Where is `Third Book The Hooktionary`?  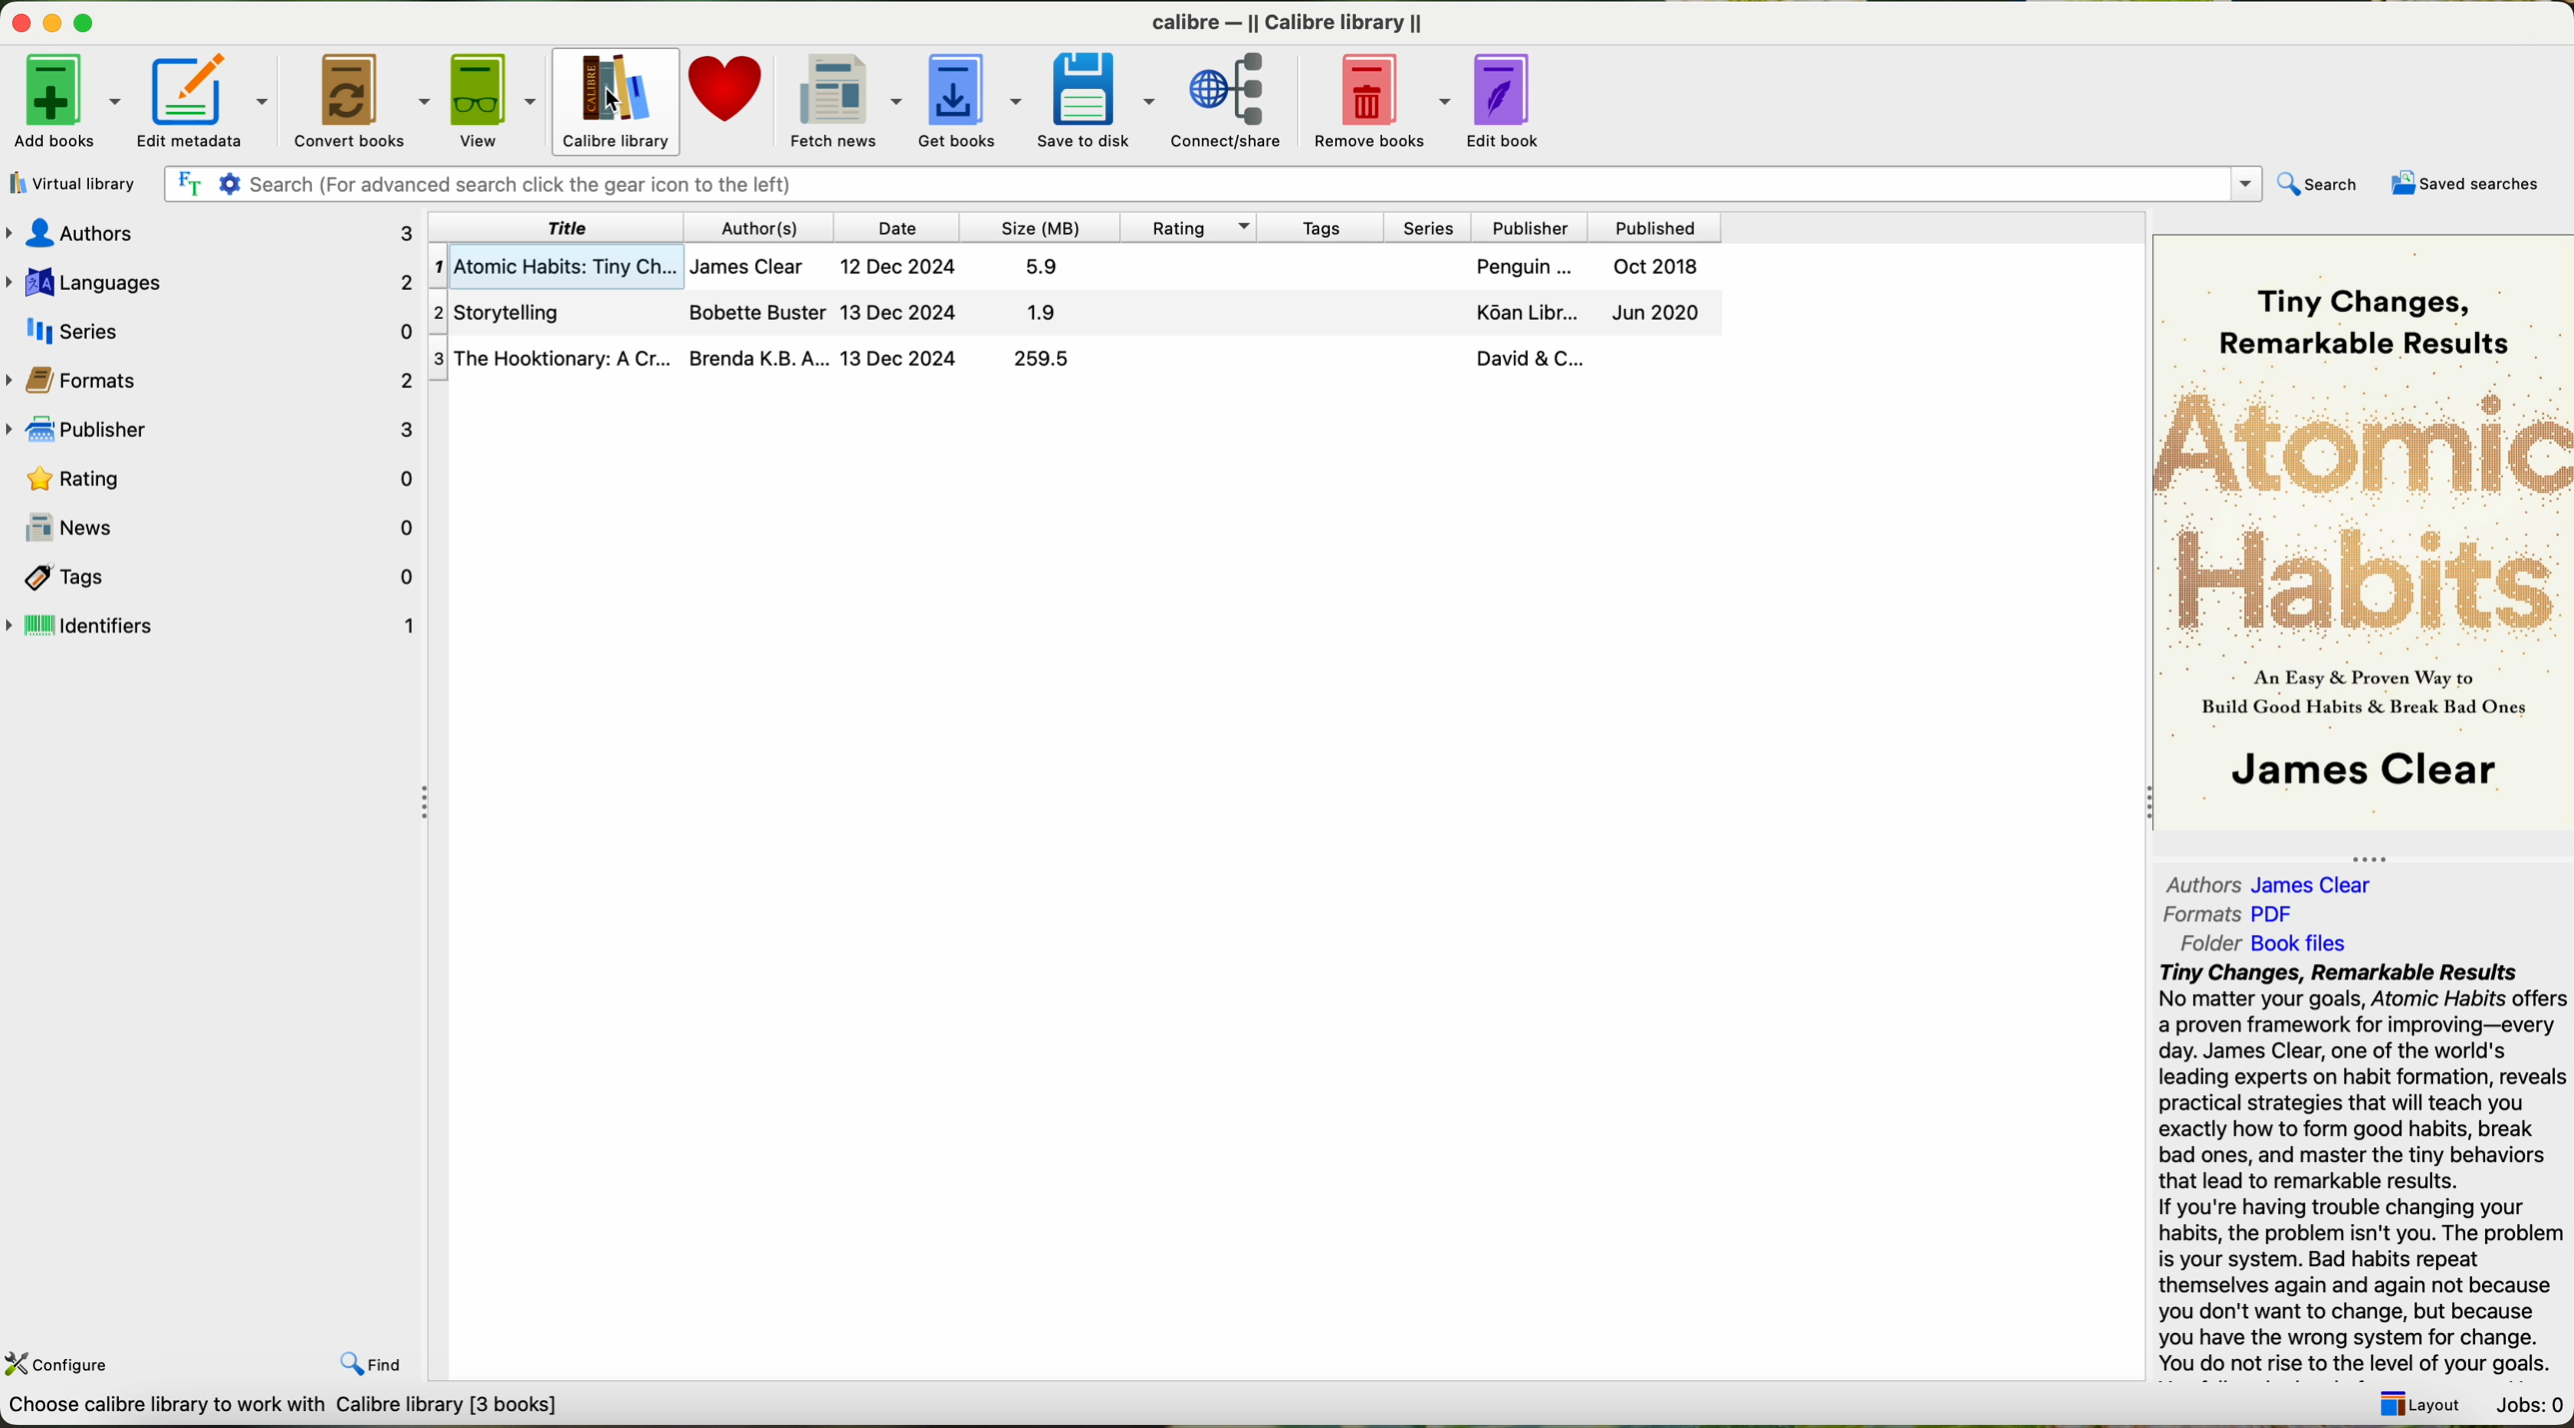
Third Book The Hooktionary is located at coordinates (1074, 360).